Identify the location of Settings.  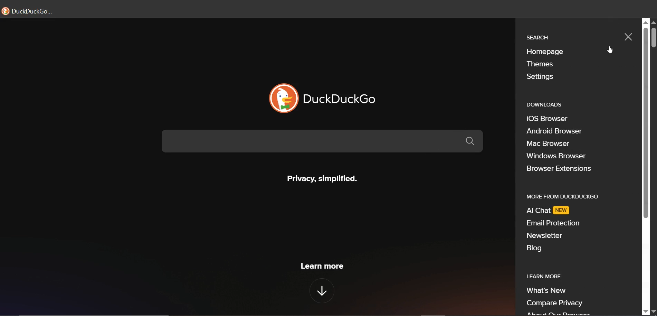
(539, 77).